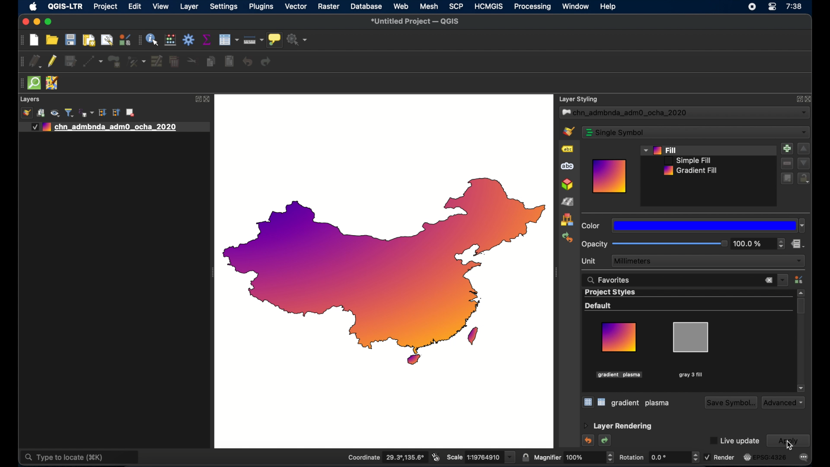 The width and height of the screenshot is (830, 467). Describe the element at coordinates (606, 441) in the screenshot. I see `redo` at that location.